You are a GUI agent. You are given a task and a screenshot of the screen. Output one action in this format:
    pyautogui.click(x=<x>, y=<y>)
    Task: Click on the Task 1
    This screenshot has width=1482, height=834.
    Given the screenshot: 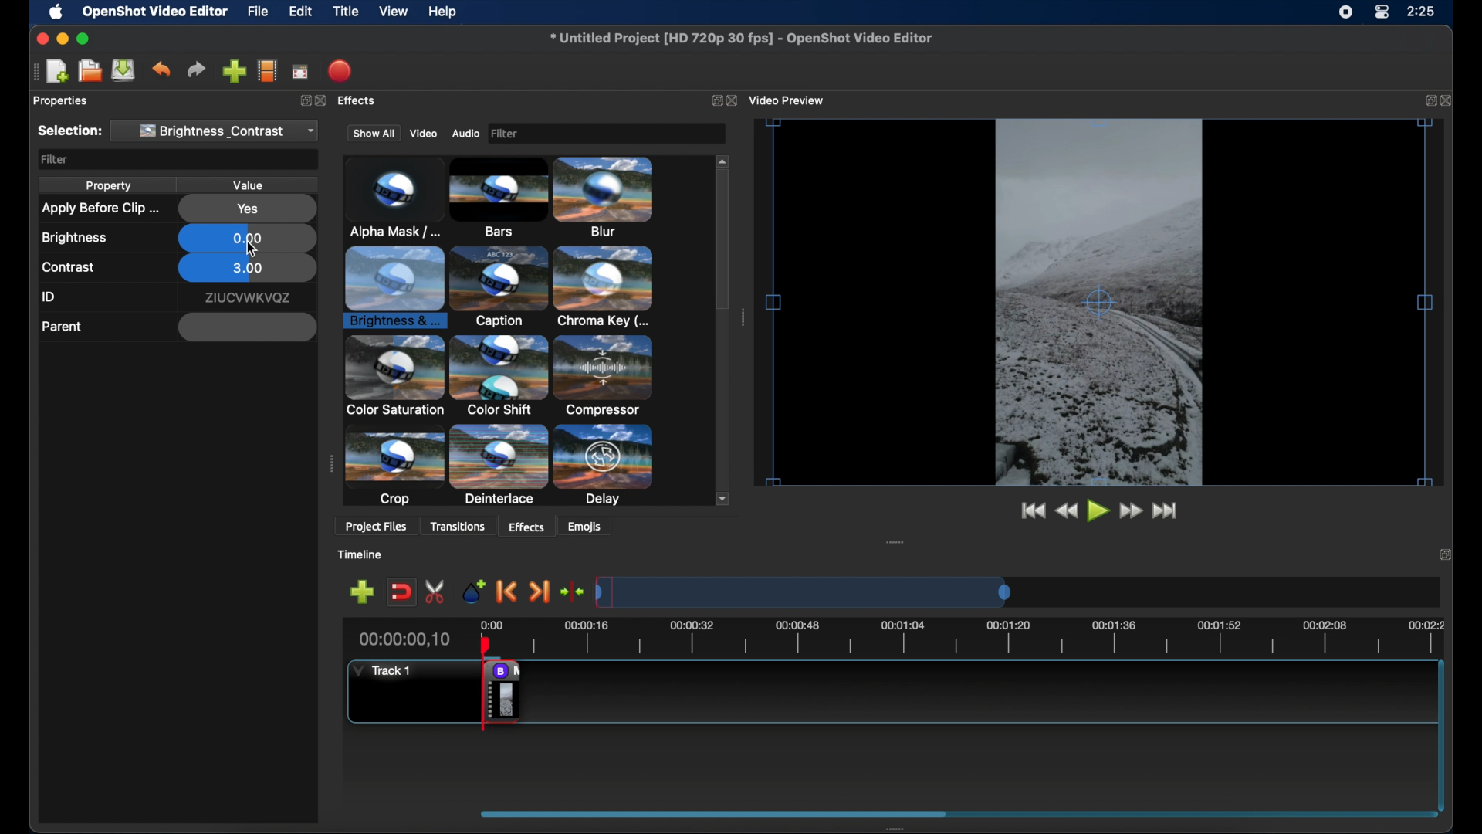 What is the action you would take?
    pyautogui.click(x=387, y=672)
    